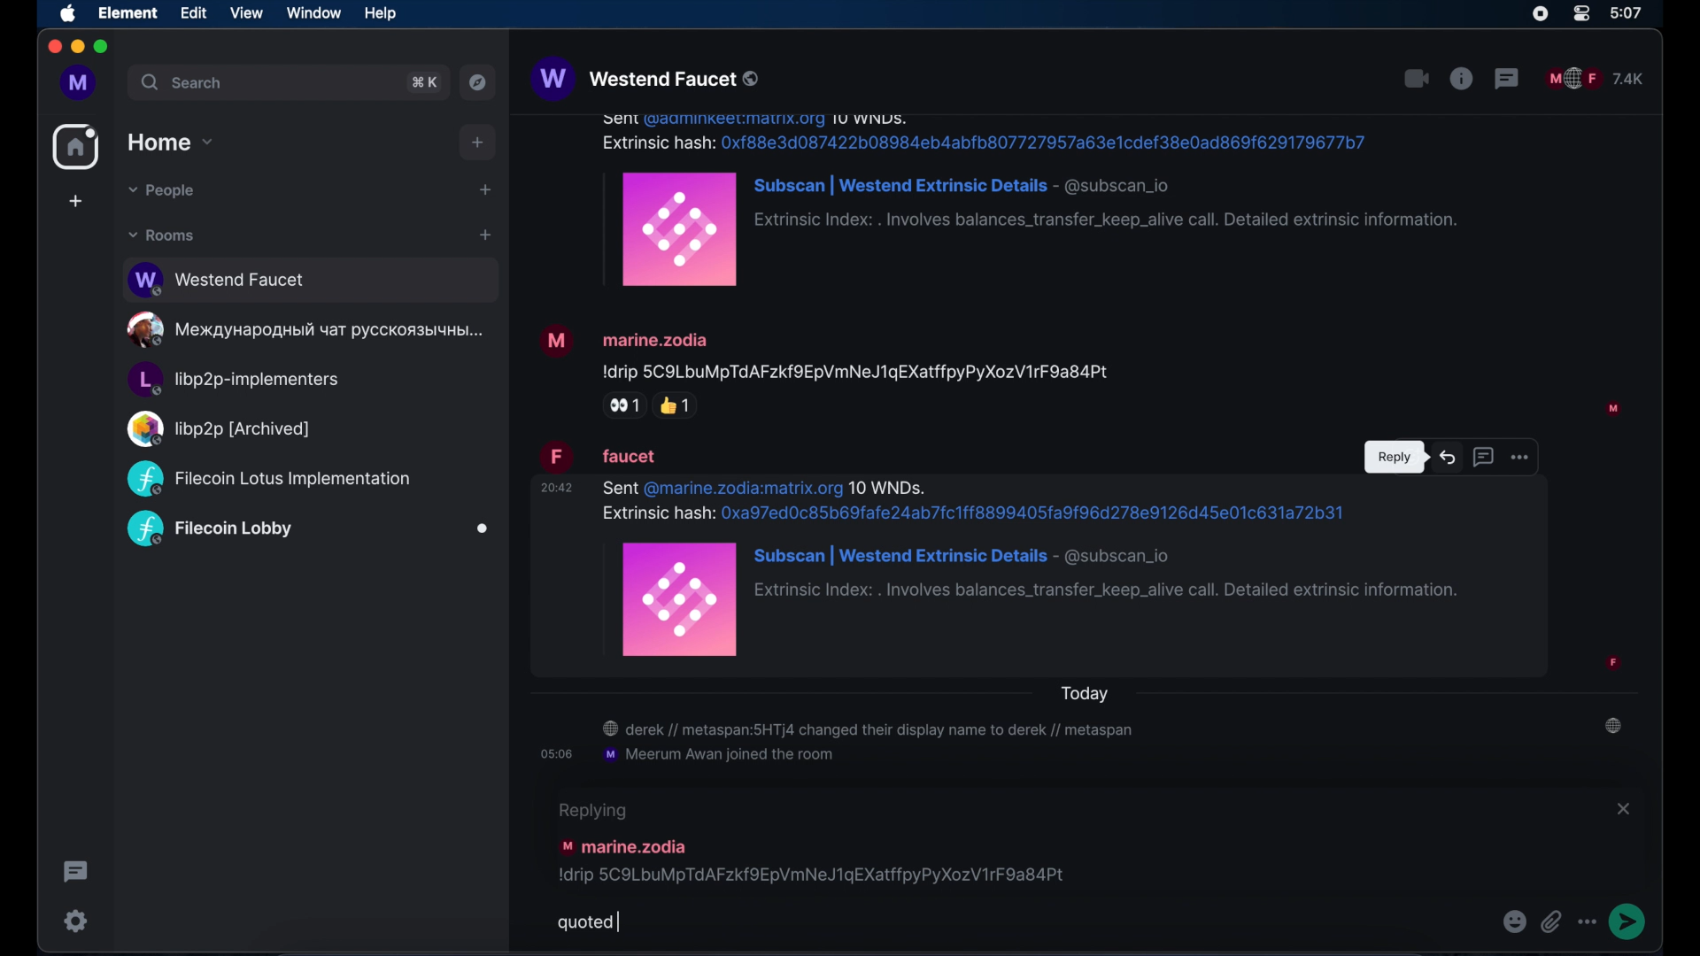  What do you see at coordinates (424, 83) in the screenshot?
I see `search shortcut` at bounding box center [424, 83].